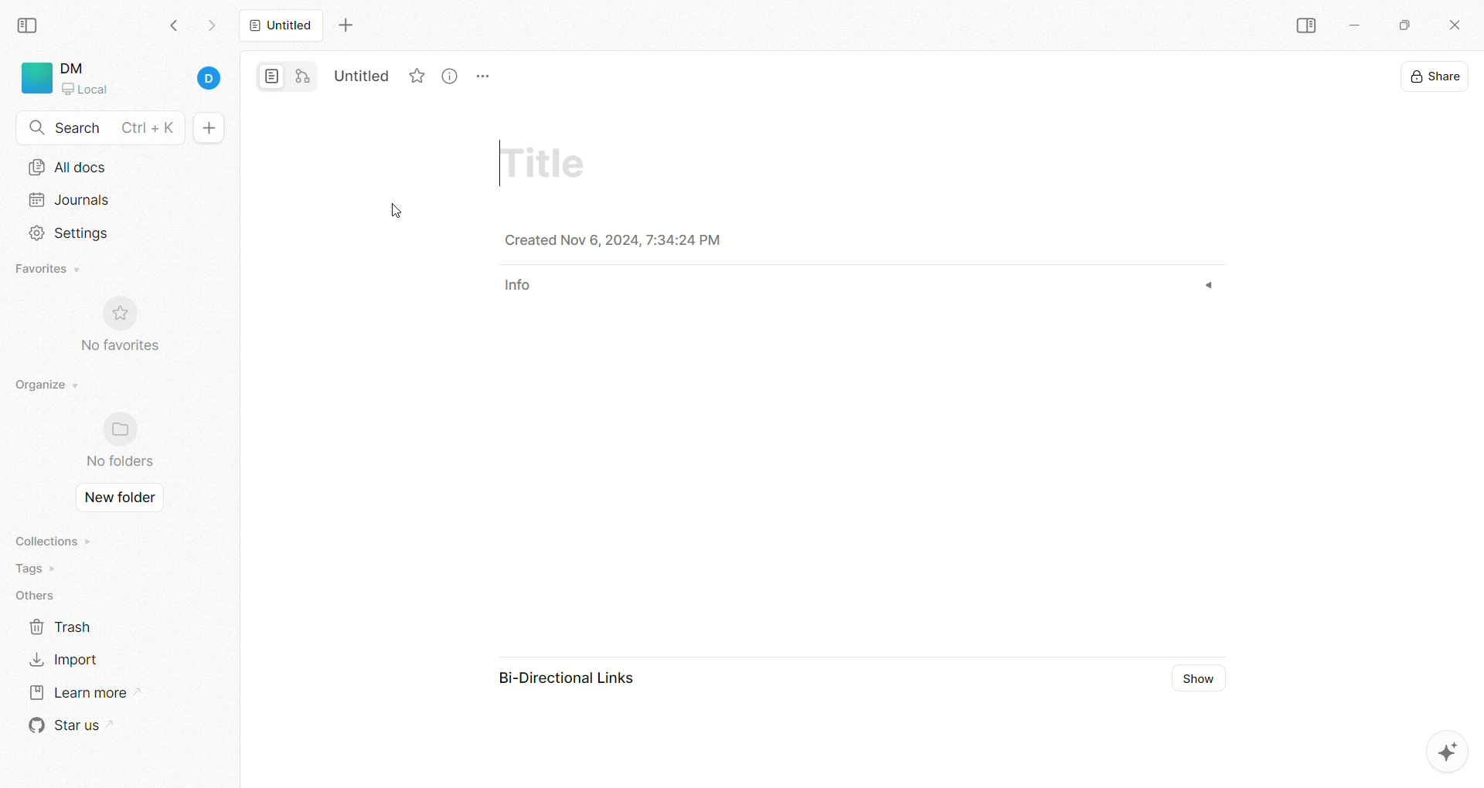 The height and width of the screenshot is (788, 1484). Describe the element at coordinates (281, 24) in the screenshot. I see `untitled` at that location.